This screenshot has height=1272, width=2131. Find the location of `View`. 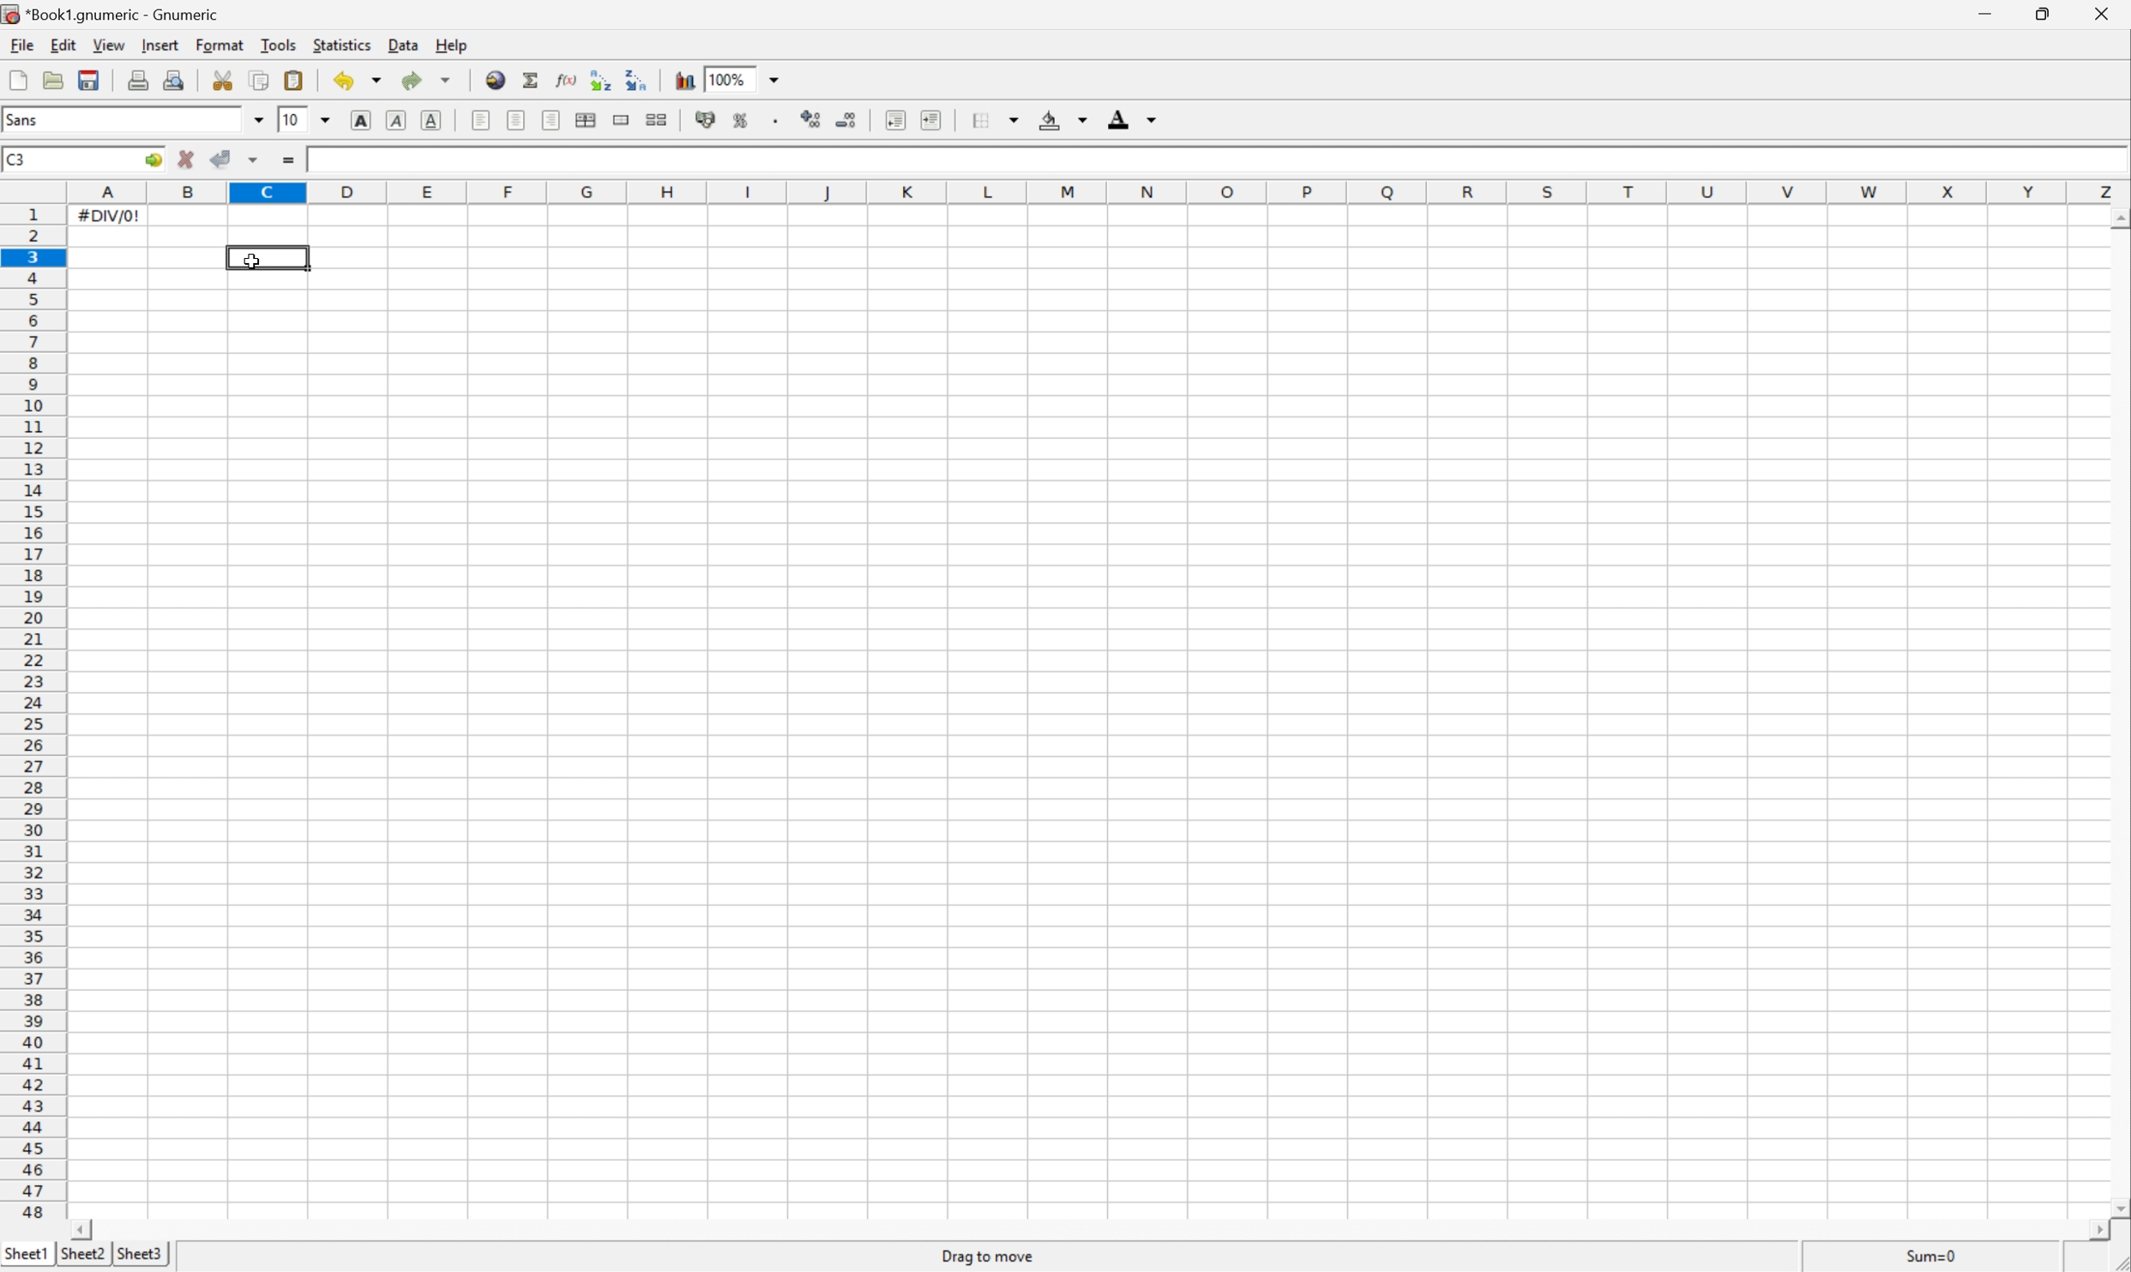

View is located at coordinates (110, 45).